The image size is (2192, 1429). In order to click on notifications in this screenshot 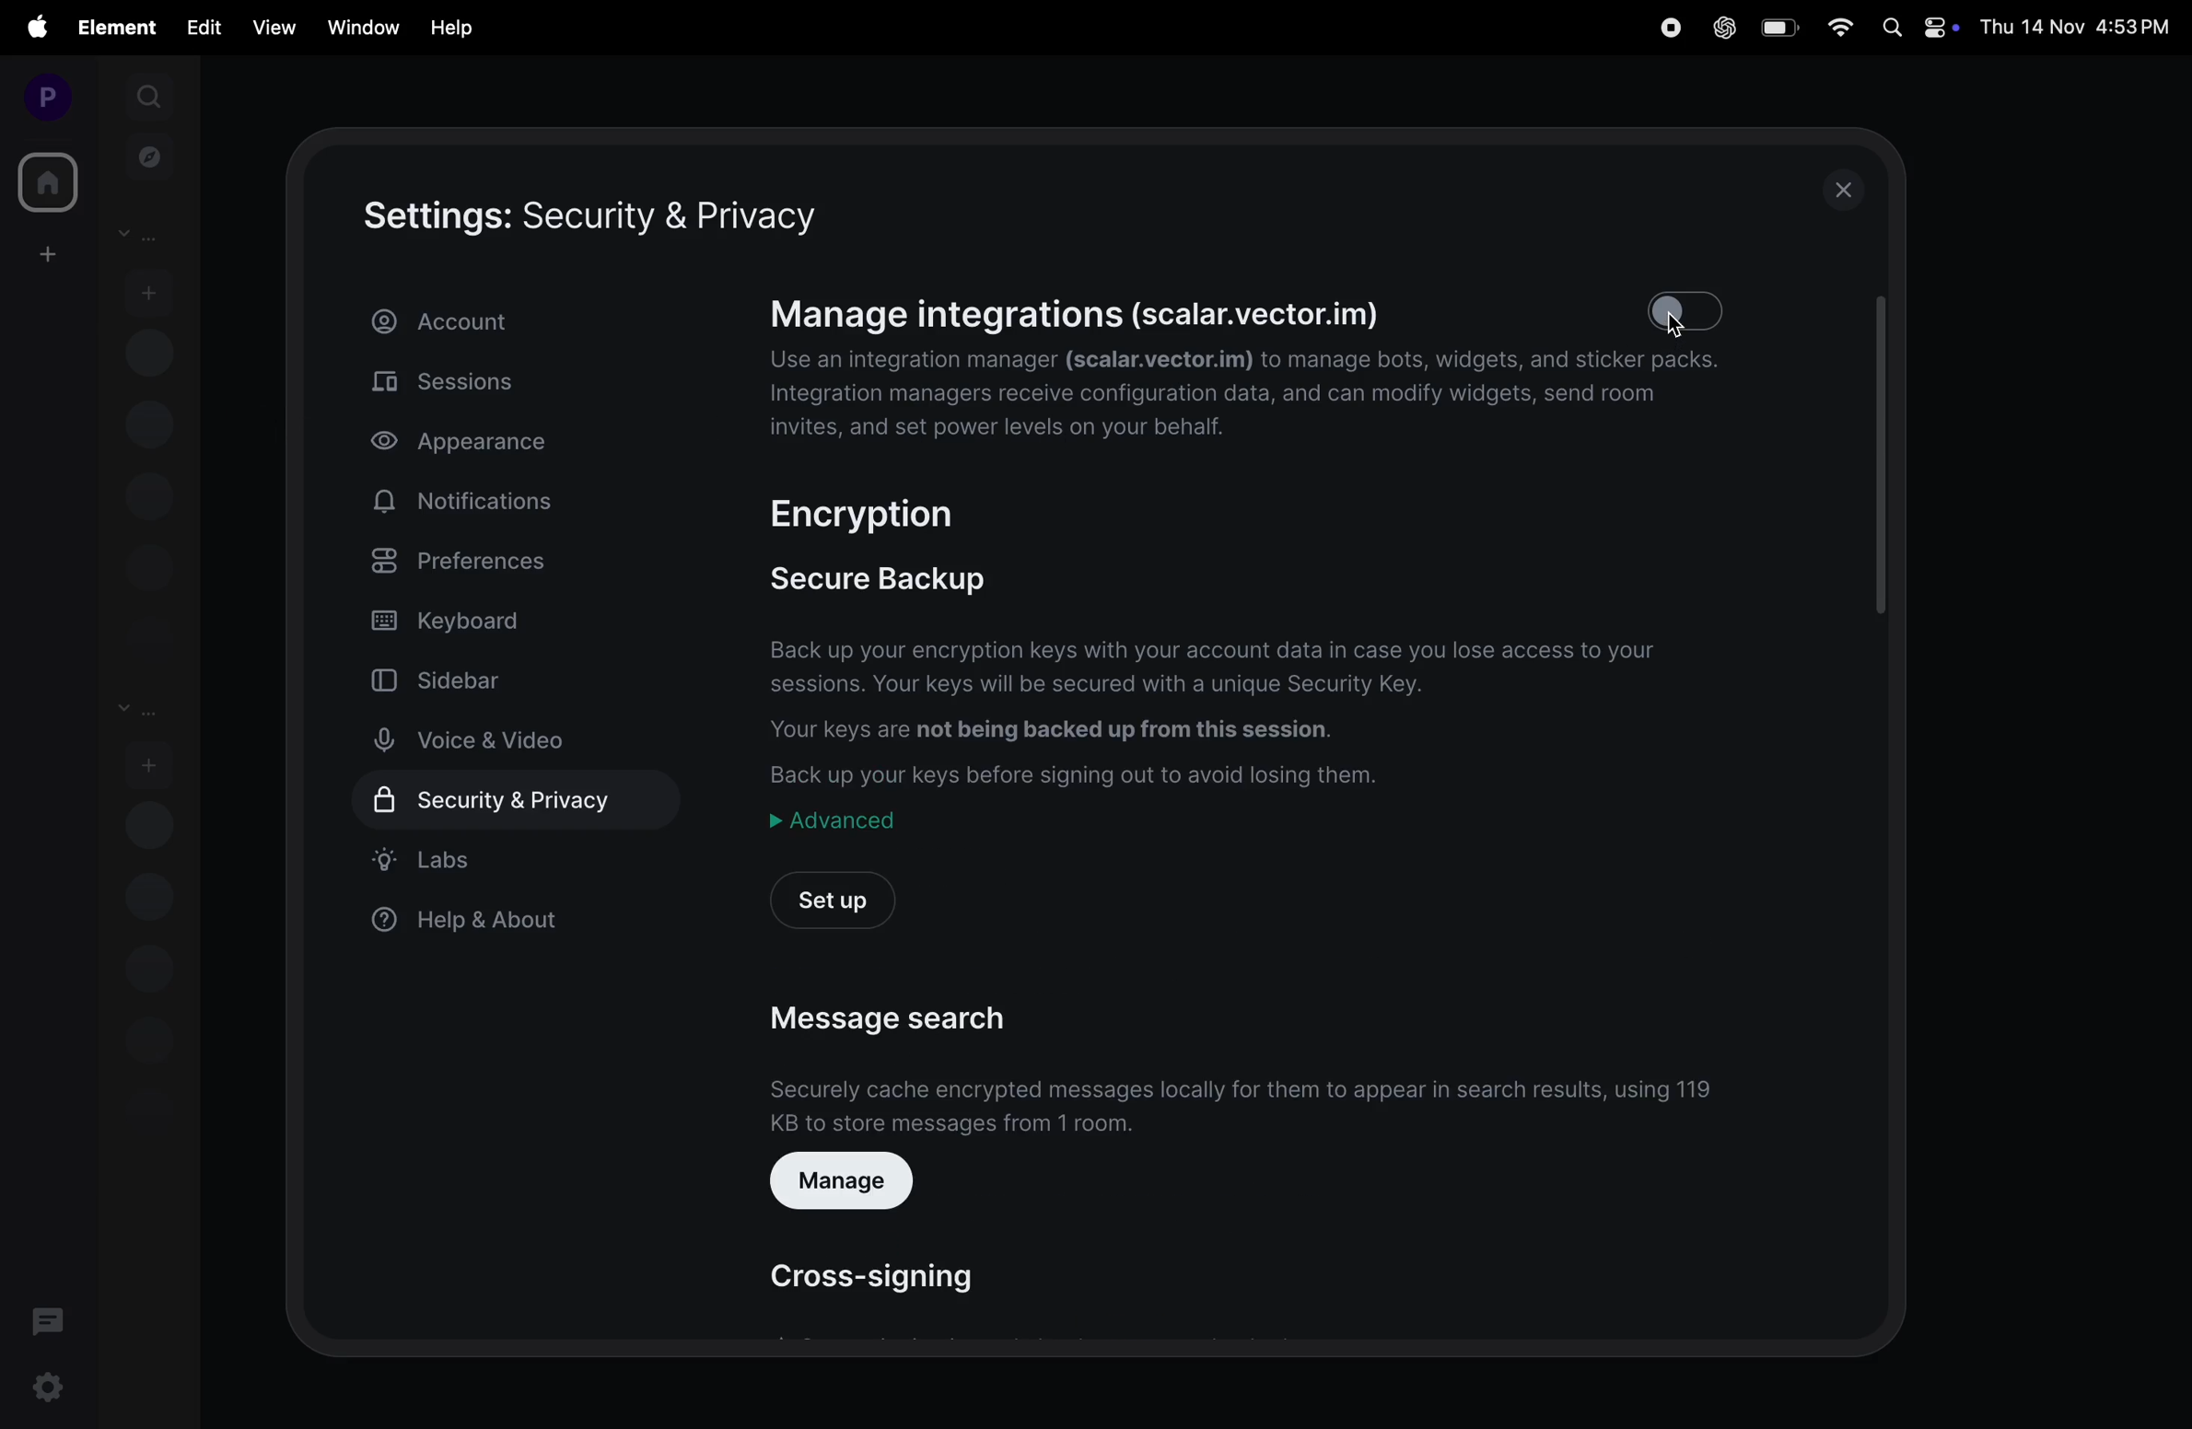, I will do `click(459, 500)`.